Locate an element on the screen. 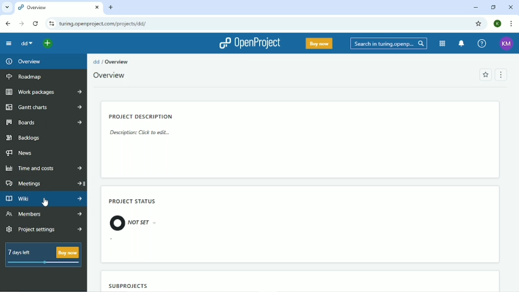 This screenshot has height=292, width=519. Menu is located at coordinates (500, 74).